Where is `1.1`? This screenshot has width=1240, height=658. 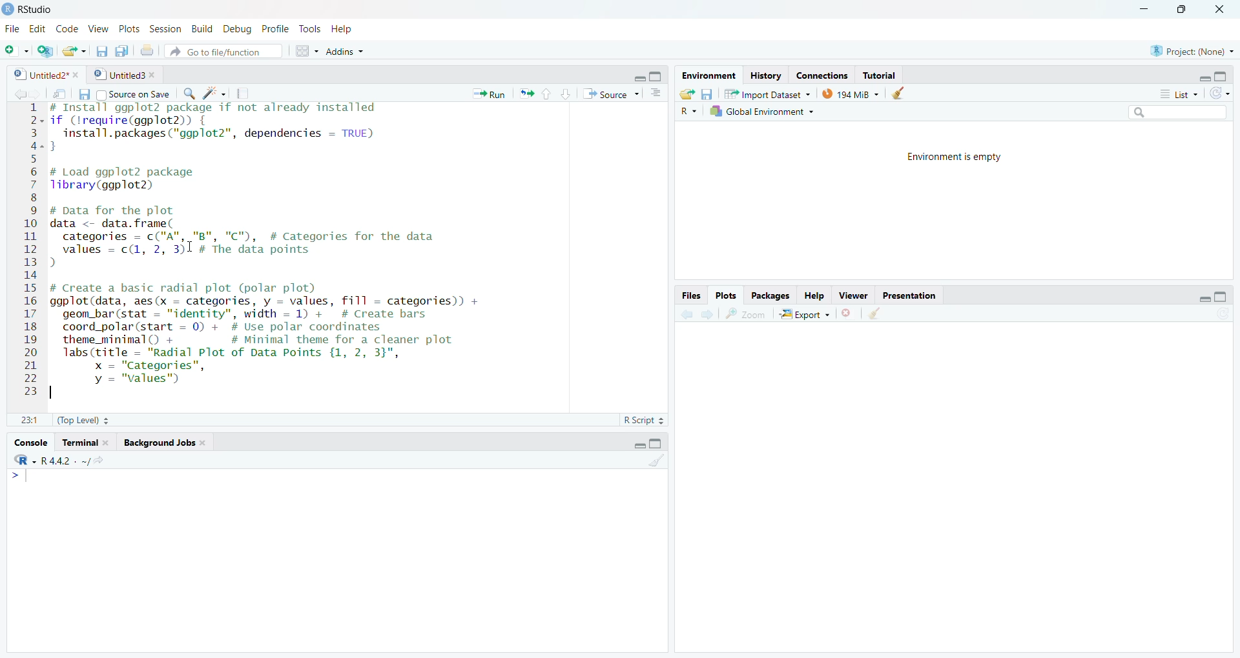
1.1 is located at coordinates (27, 420).